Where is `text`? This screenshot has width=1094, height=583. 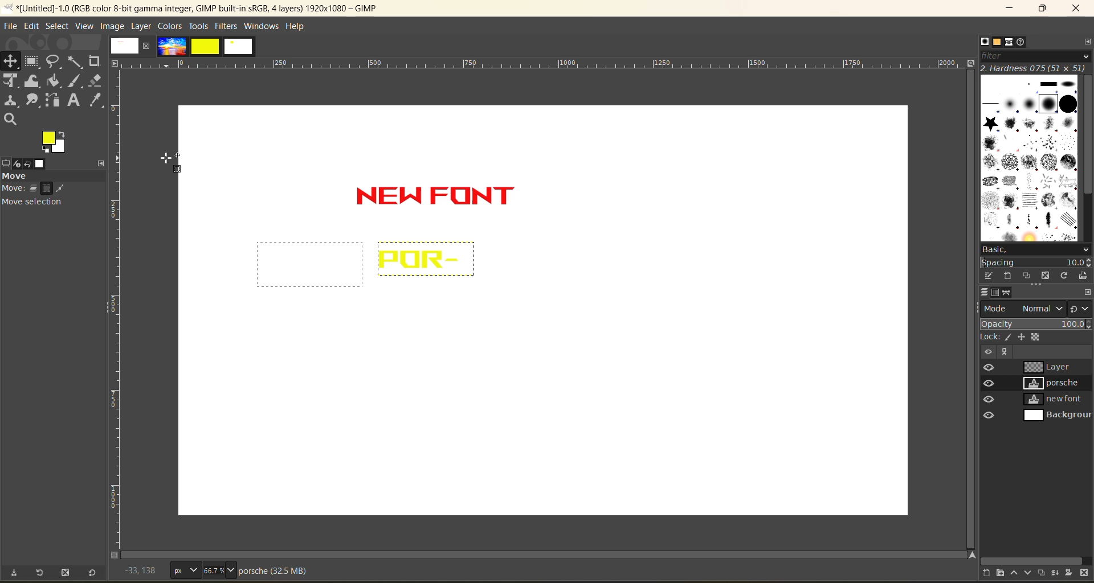
text is located at coordinates (74, 101).